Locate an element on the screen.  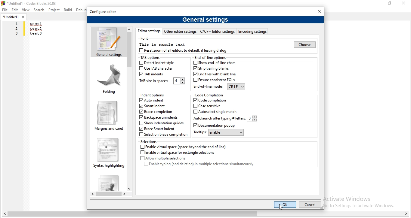
Brace Smart Indent is located at coordinates (159, 129).